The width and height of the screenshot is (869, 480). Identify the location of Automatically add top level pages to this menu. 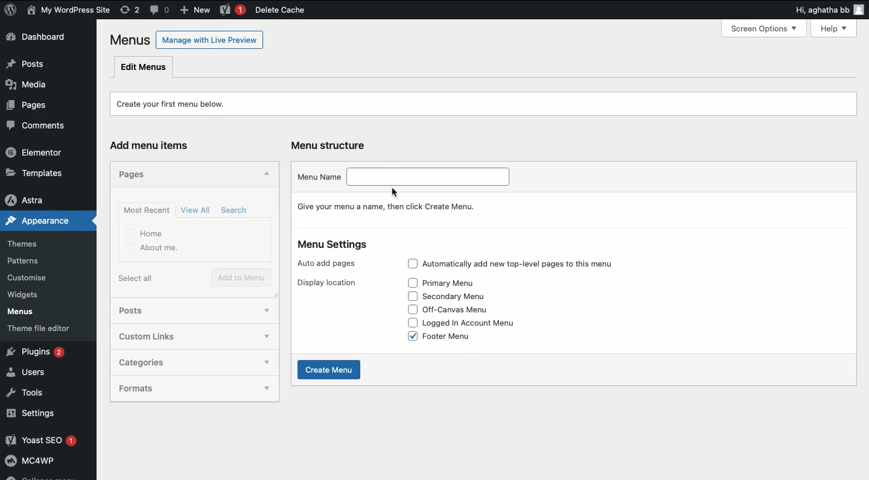
(533, 264).